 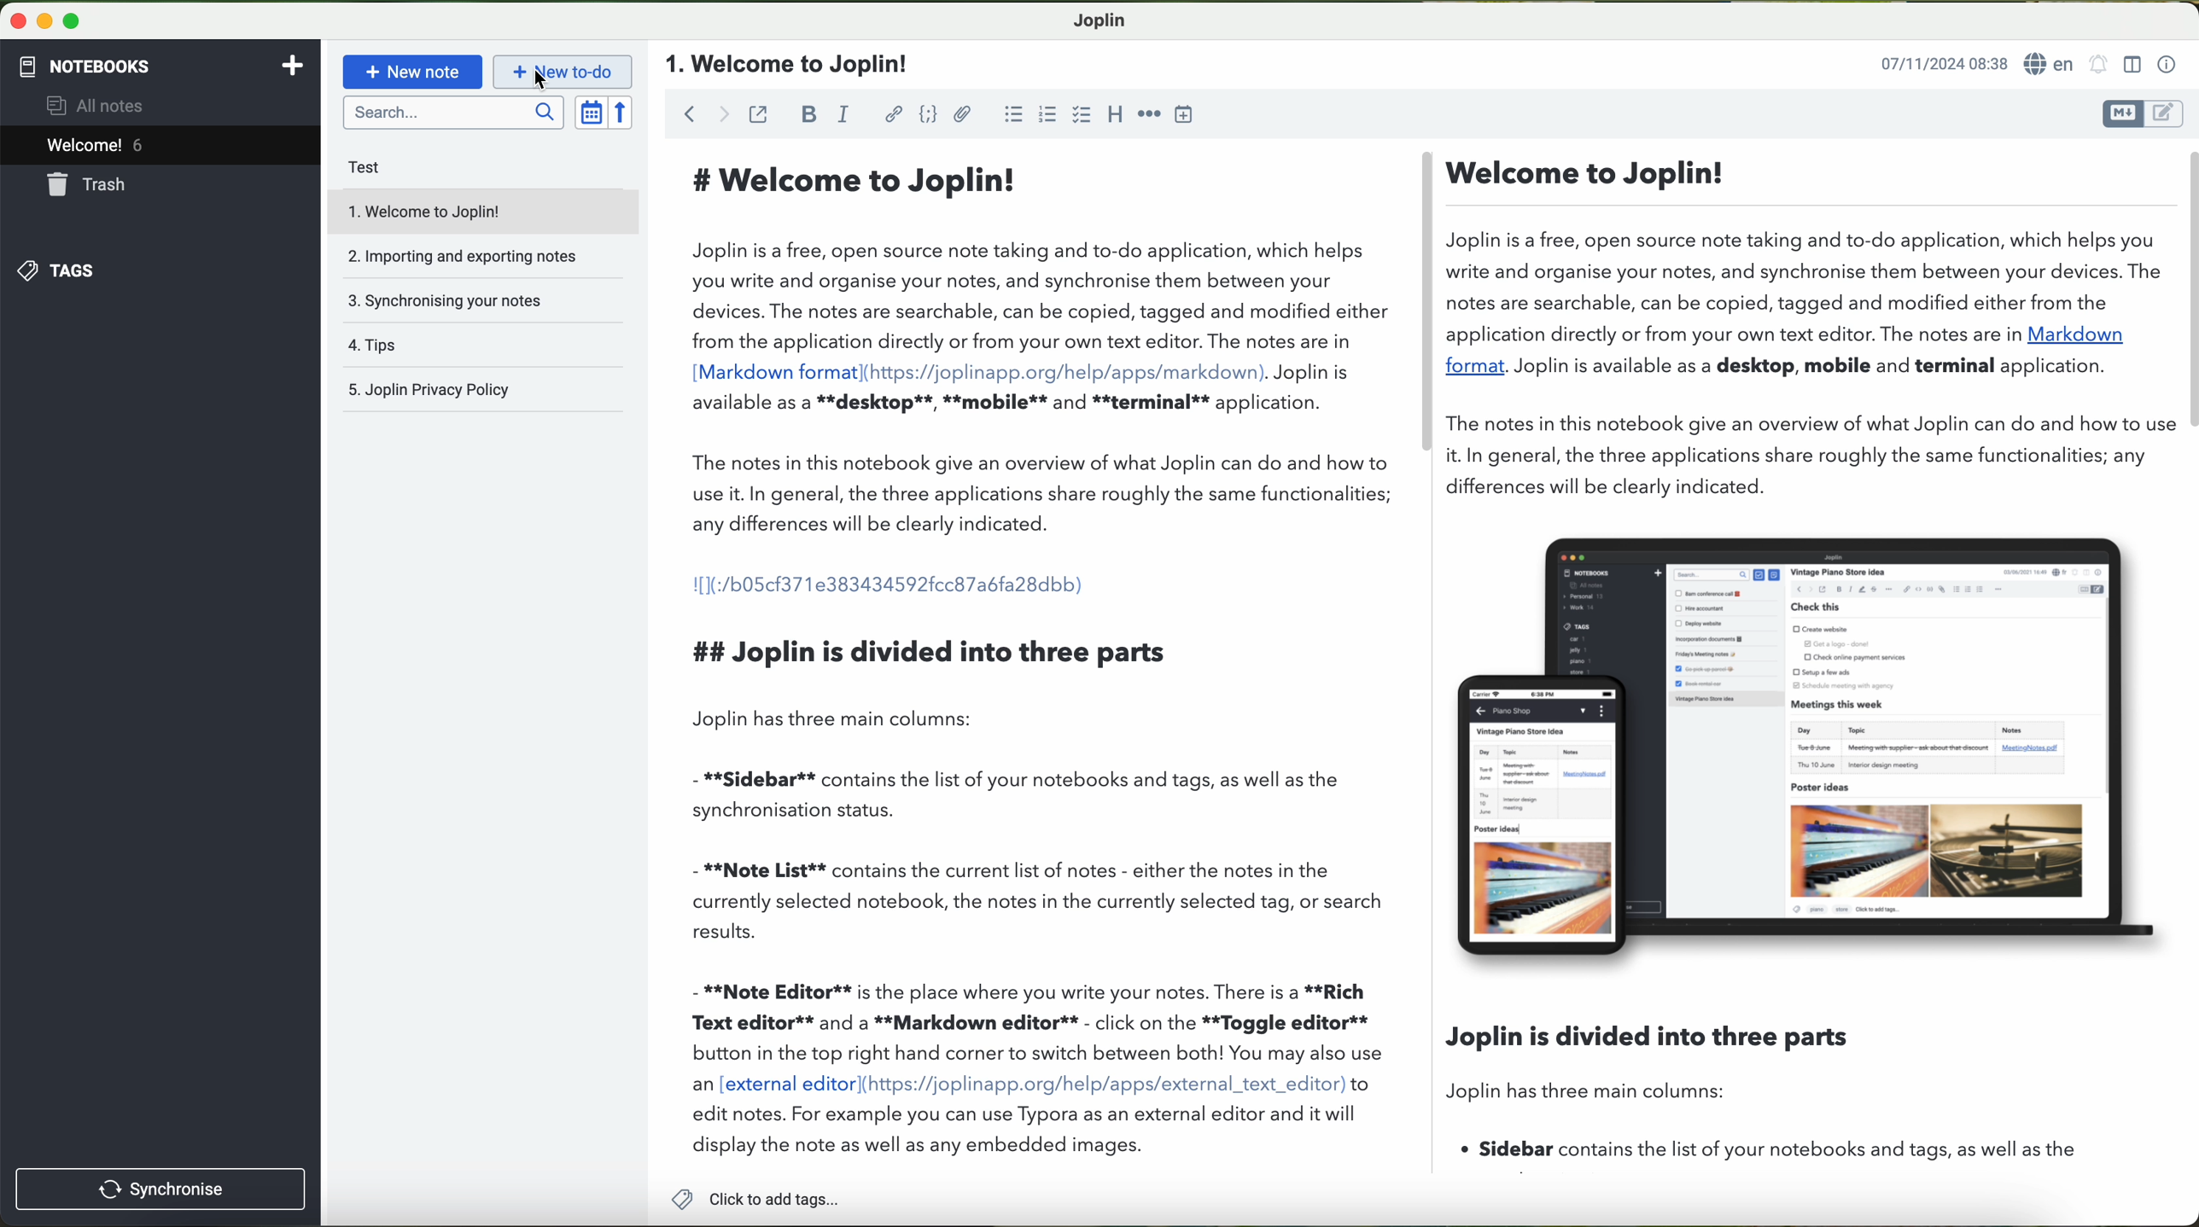 I want to click on bulleted list, so click(x=1015, y=113).